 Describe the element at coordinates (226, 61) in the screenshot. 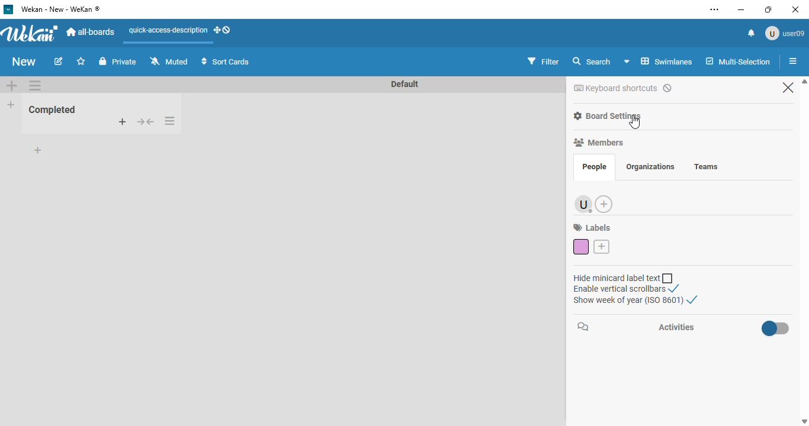

I see `sort cards` at that location.